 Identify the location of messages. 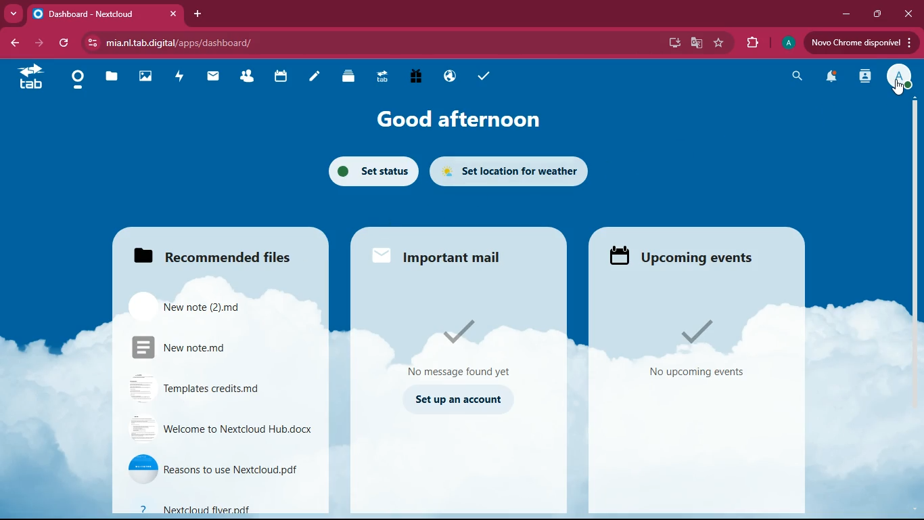
(464, 349).